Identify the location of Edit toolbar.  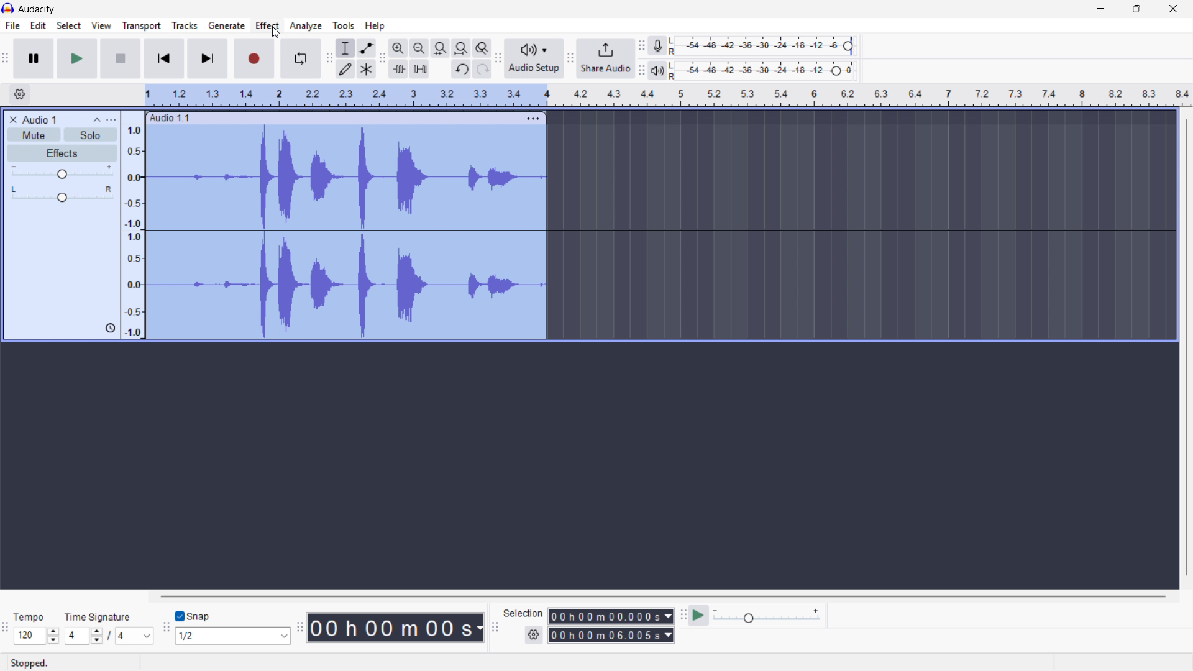
(382, 58).